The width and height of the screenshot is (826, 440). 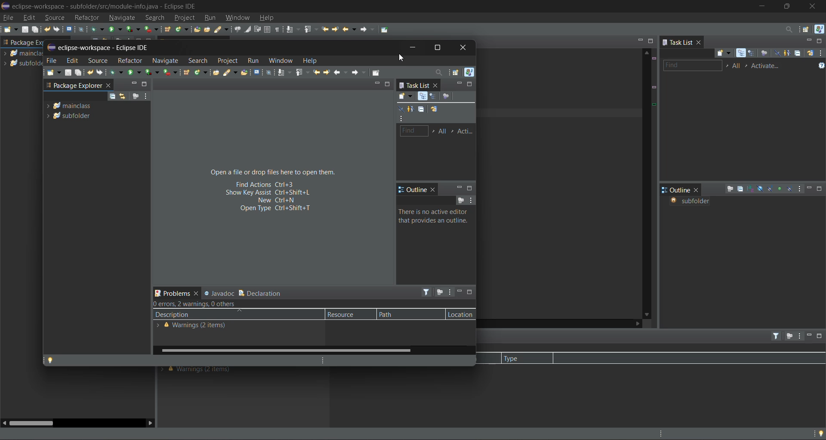 What do you see at coordinates (459, 292) in the screenshot?
I see `minimize` at bounding box center [459, 292].